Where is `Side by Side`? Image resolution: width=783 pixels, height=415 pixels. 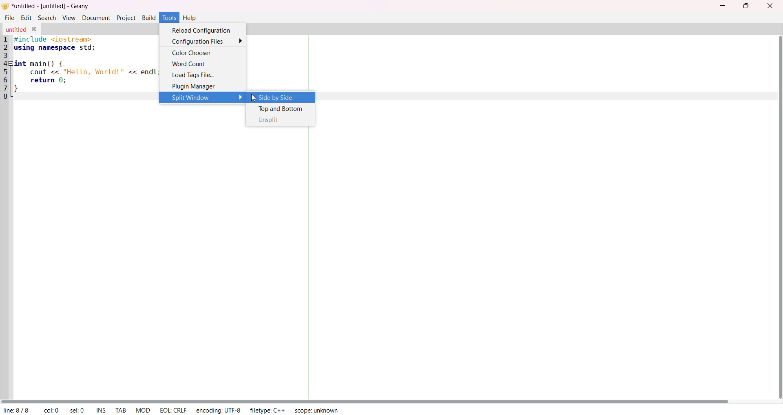
Side by Side is located at coordinates (277, 98).